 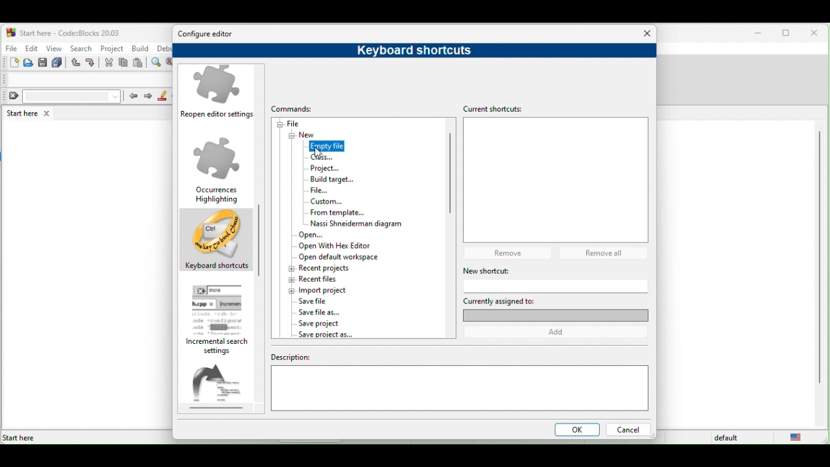 I want to click on reopen editor settings, so click(x=219, y=94).